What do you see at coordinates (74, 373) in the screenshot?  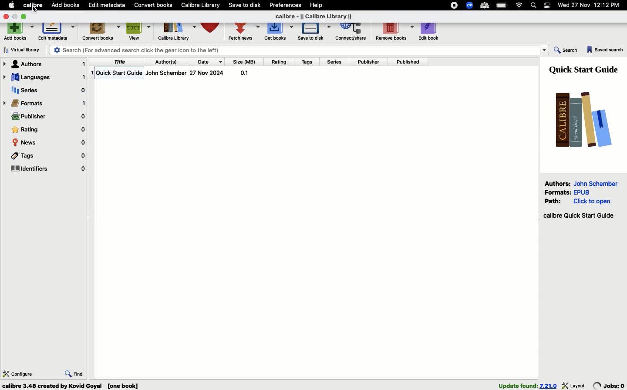 I see `Find` at bounding box center [74, 373].